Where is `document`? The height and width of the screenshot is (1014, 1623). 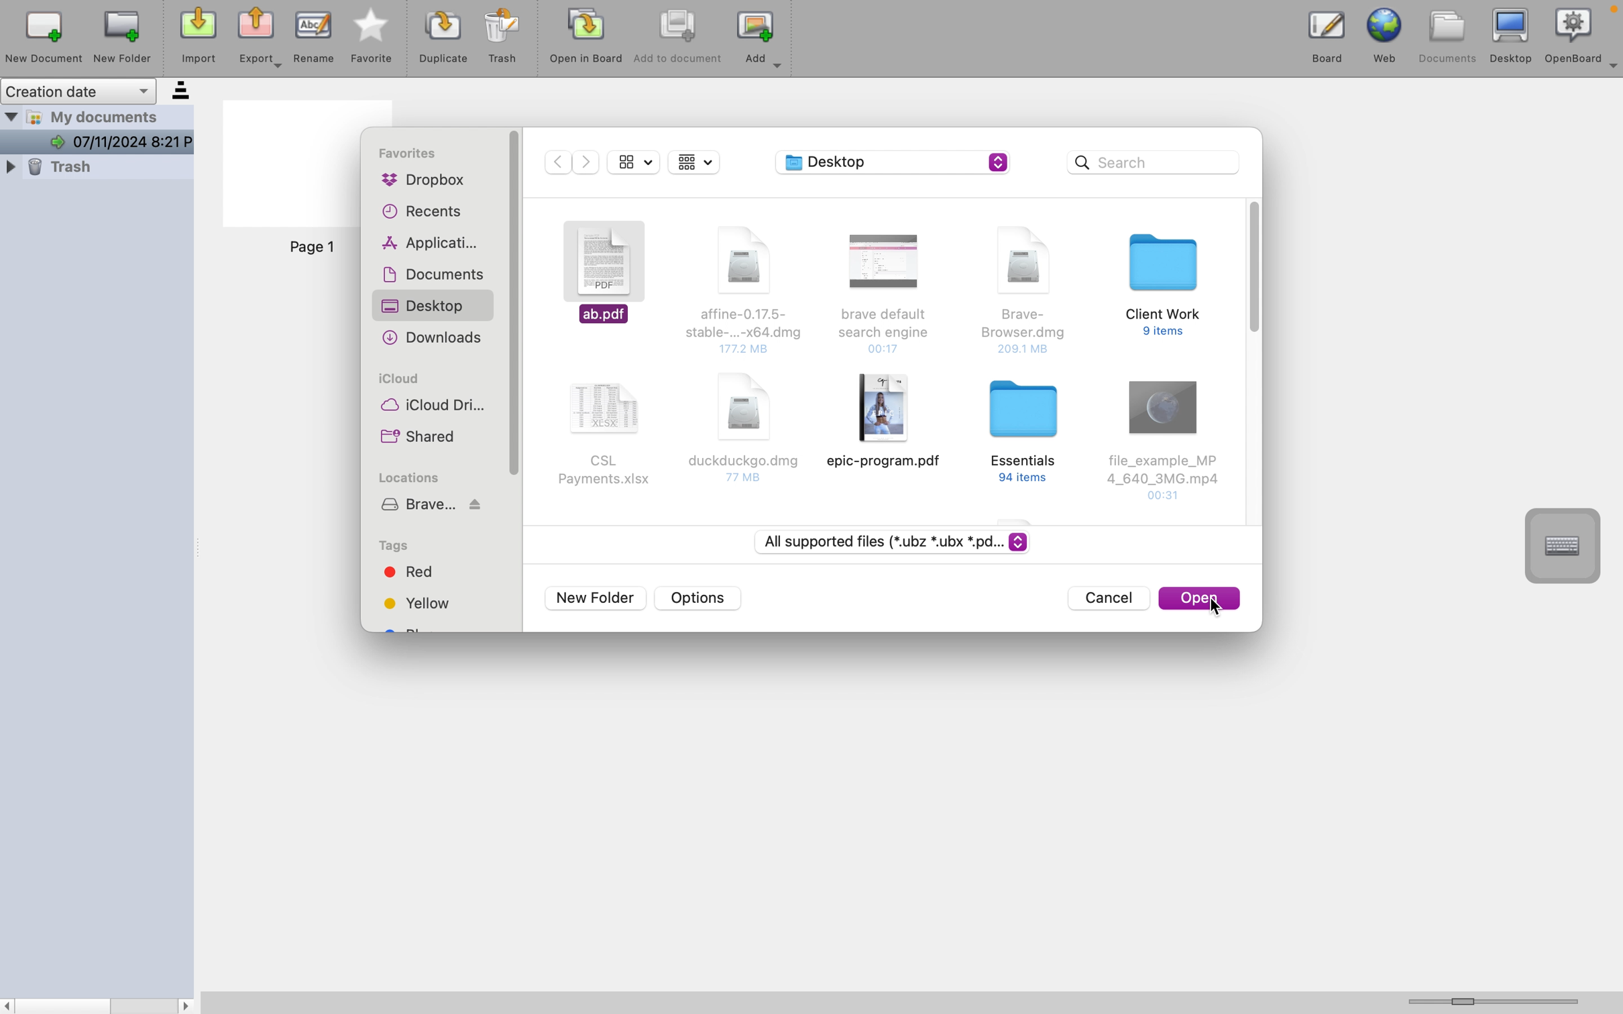
document is located at coordinates (1021, 292).